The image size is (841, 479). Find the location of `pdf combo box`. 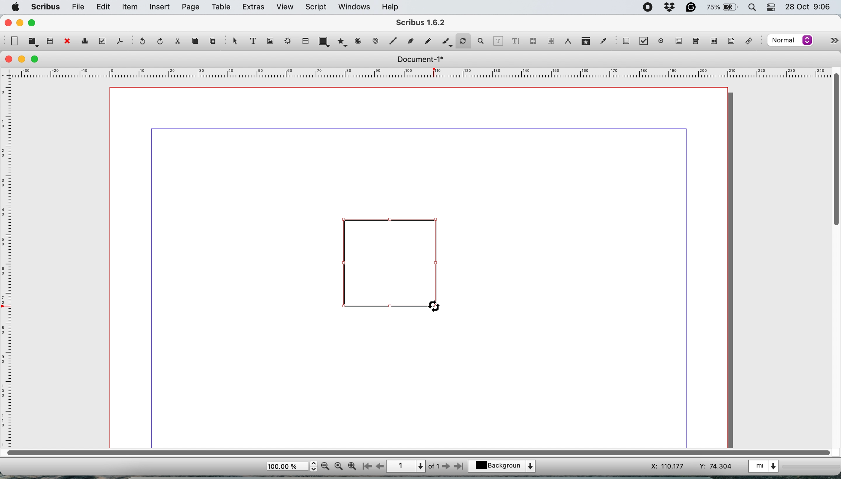

pdf combo box is located at coordinates (695, 40).